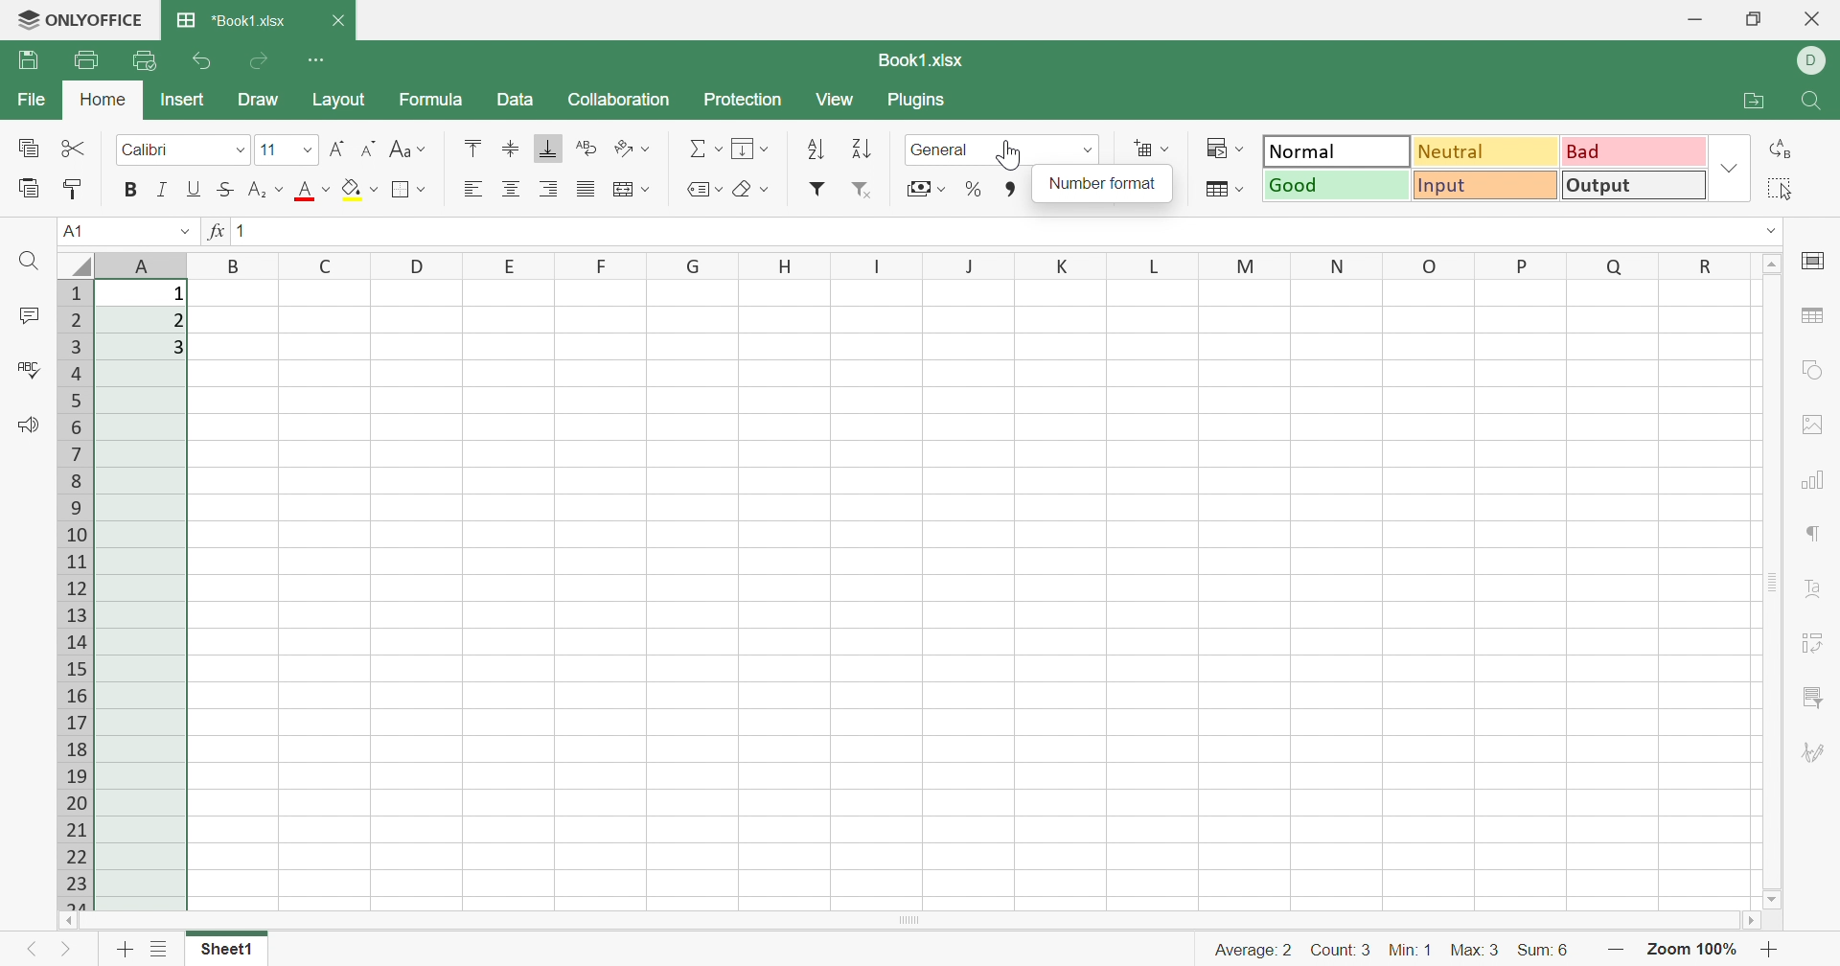  Describe the element at coordinates (585, 187) in the screenshot. I see `Justified` at that location.